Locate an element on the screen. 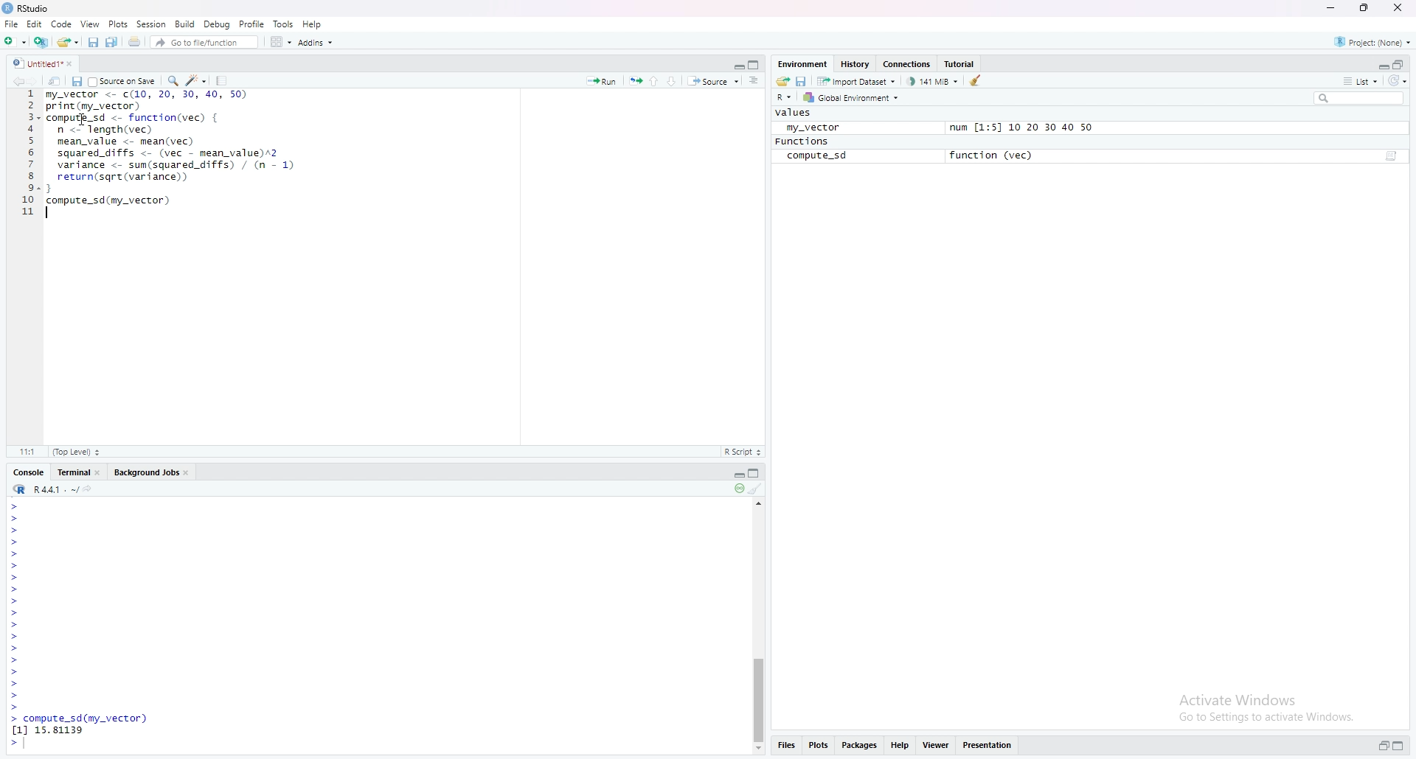 The height and width of the screenshot is (759, 1416). View the current working directory is located at coordinates (91, 488).